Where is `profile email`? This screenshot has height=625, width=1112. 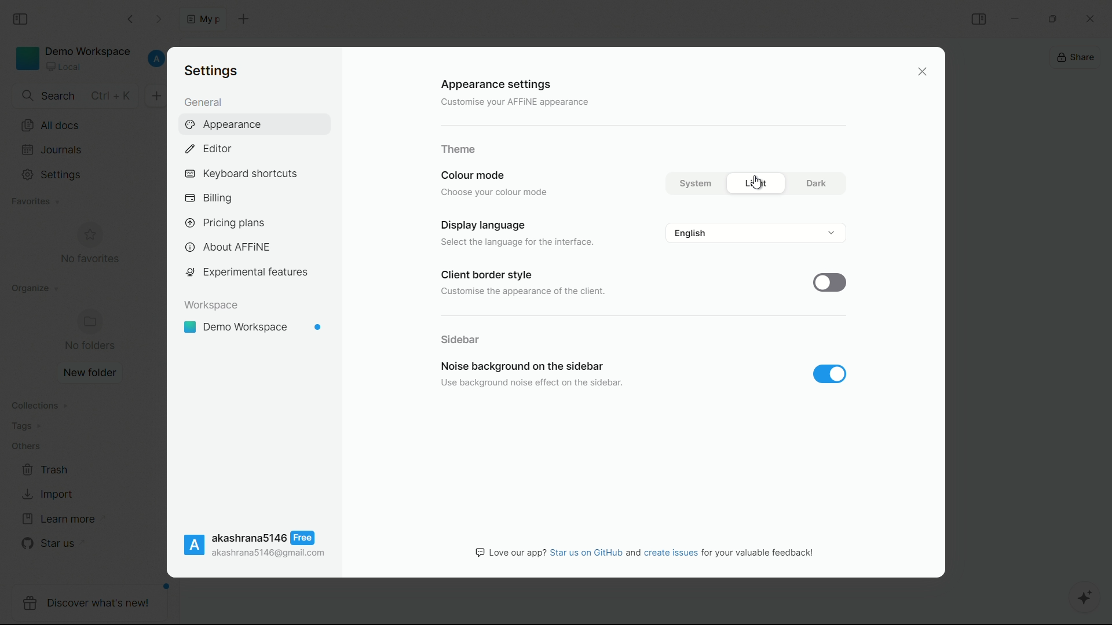
profile email is located at coordinates (269, 554).